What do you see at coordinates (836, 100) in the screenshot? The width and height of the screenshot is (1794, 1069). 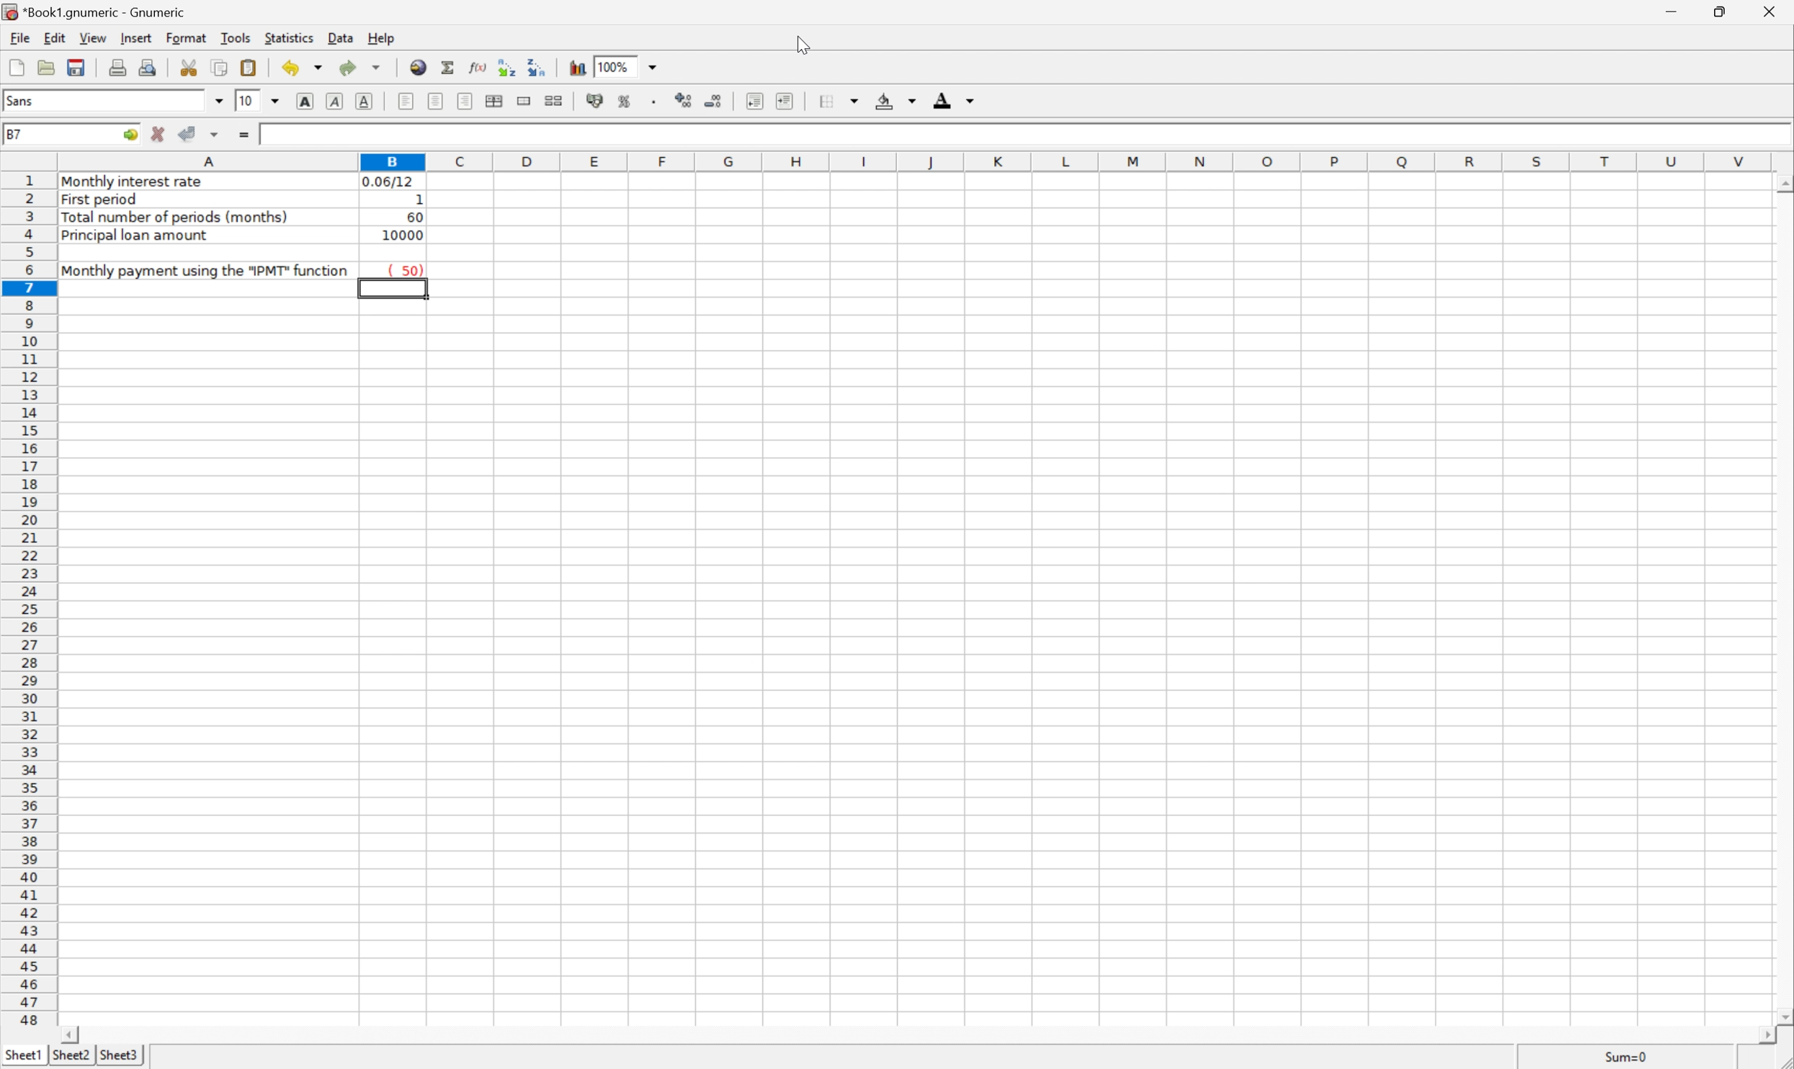 I see `Borders` at bounding box center [836, 100].